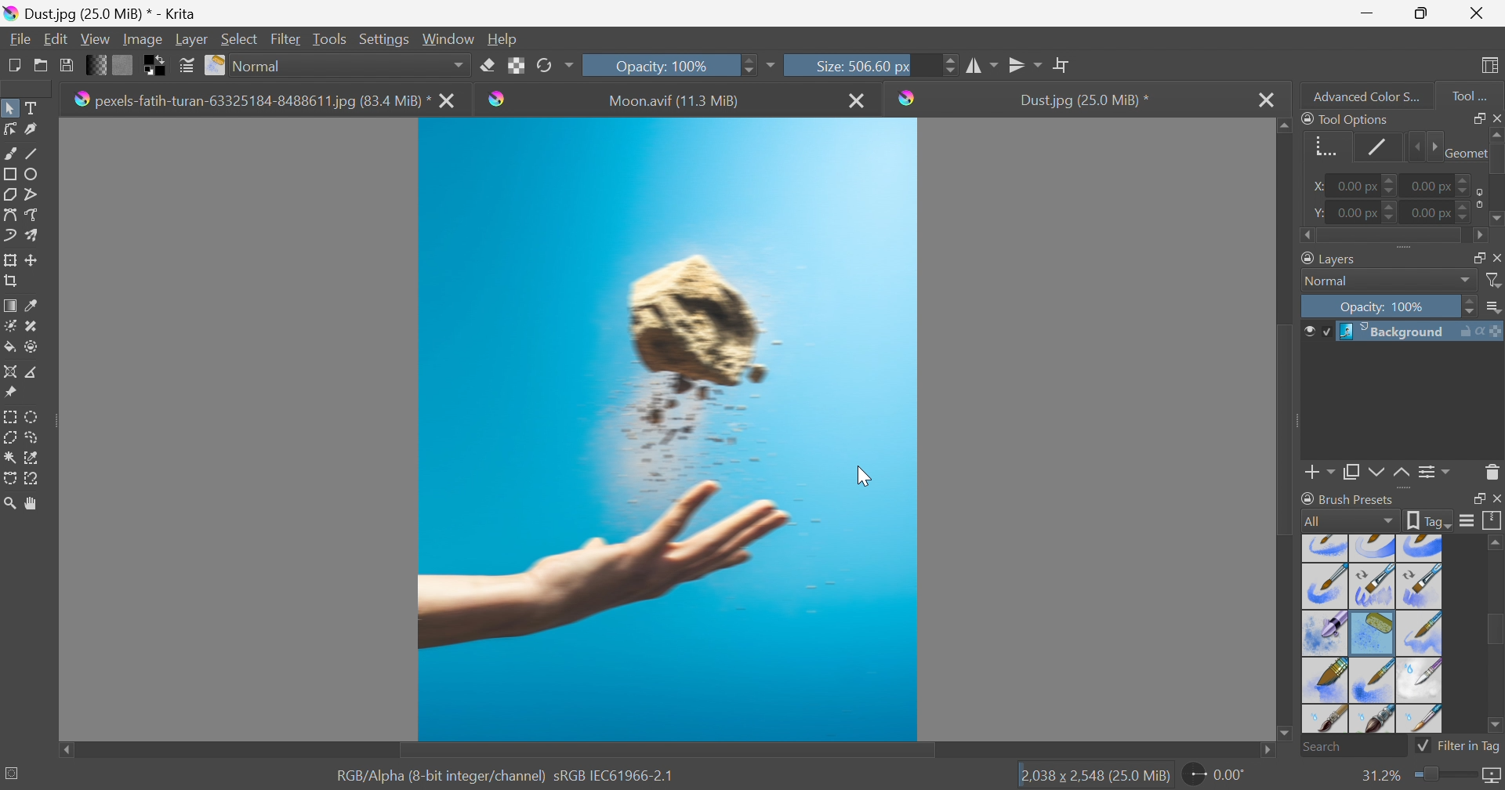 The width and height of the screenshot is (1505, 790). What do you see at coordinates (191, 38) in the screenshot?
I see `Layer` at bounding box center [191, 38].